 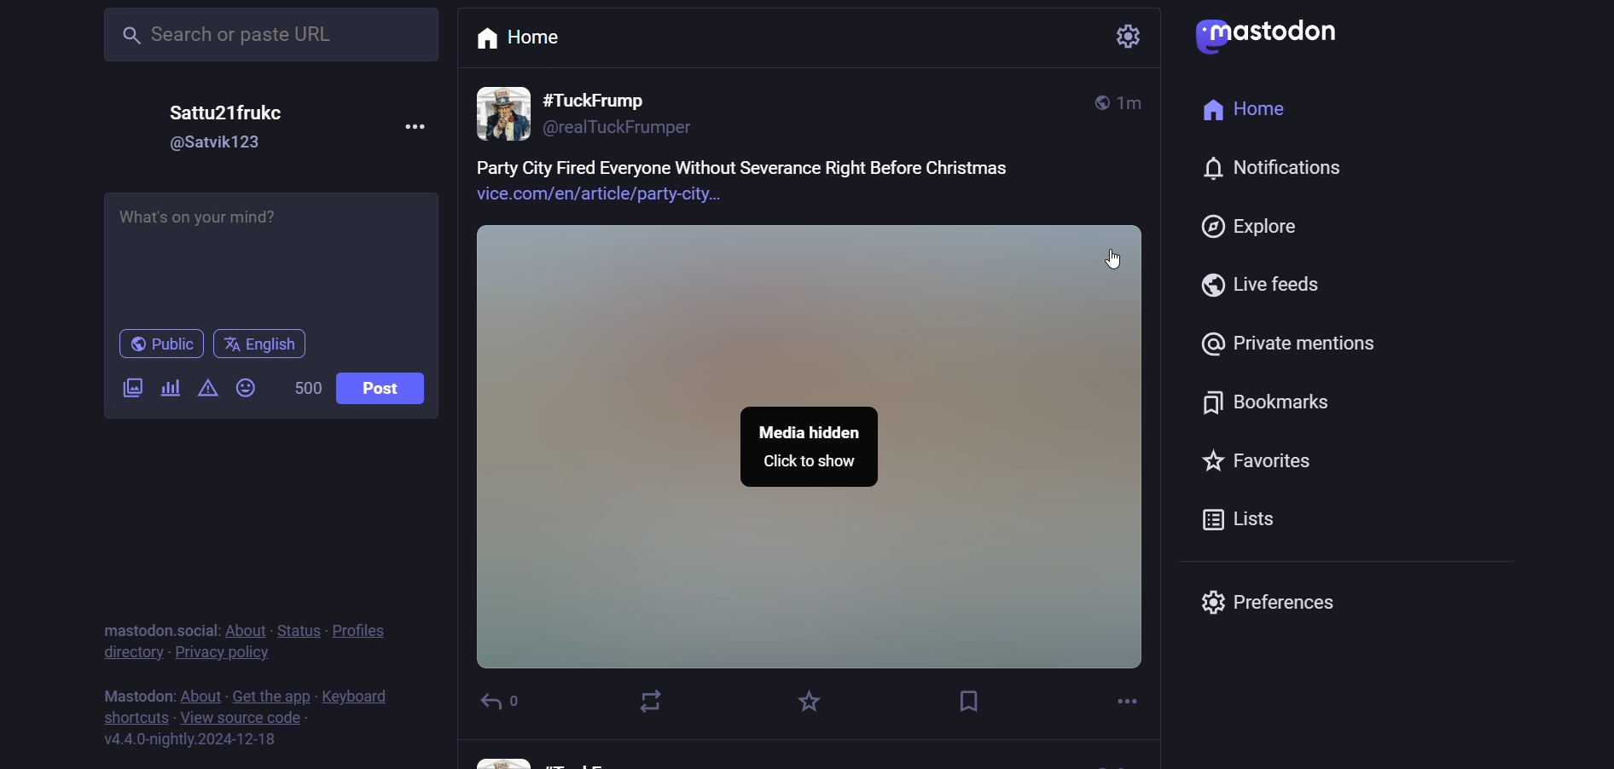 I want to click on Media Hidden, so click(x=807, y=447).